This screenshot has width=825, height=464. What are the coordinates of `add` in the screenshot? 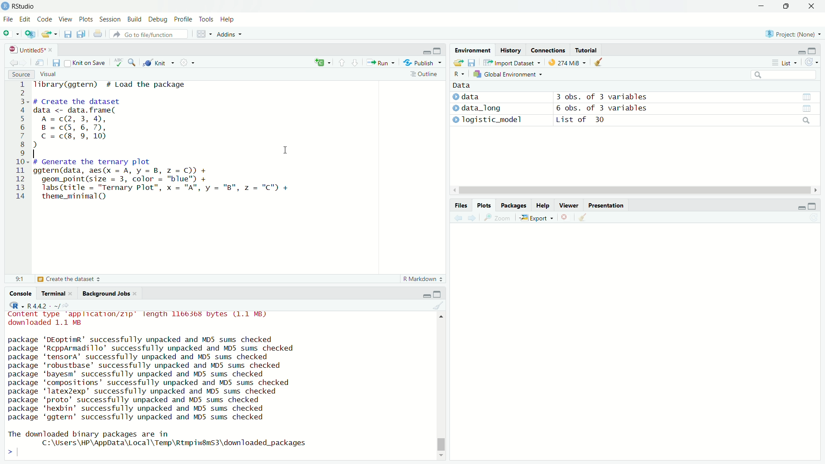 It's located at (318, 63).